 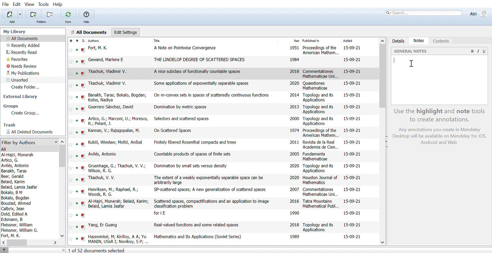 I want to click on open PDF, so click(x=83, y=239).